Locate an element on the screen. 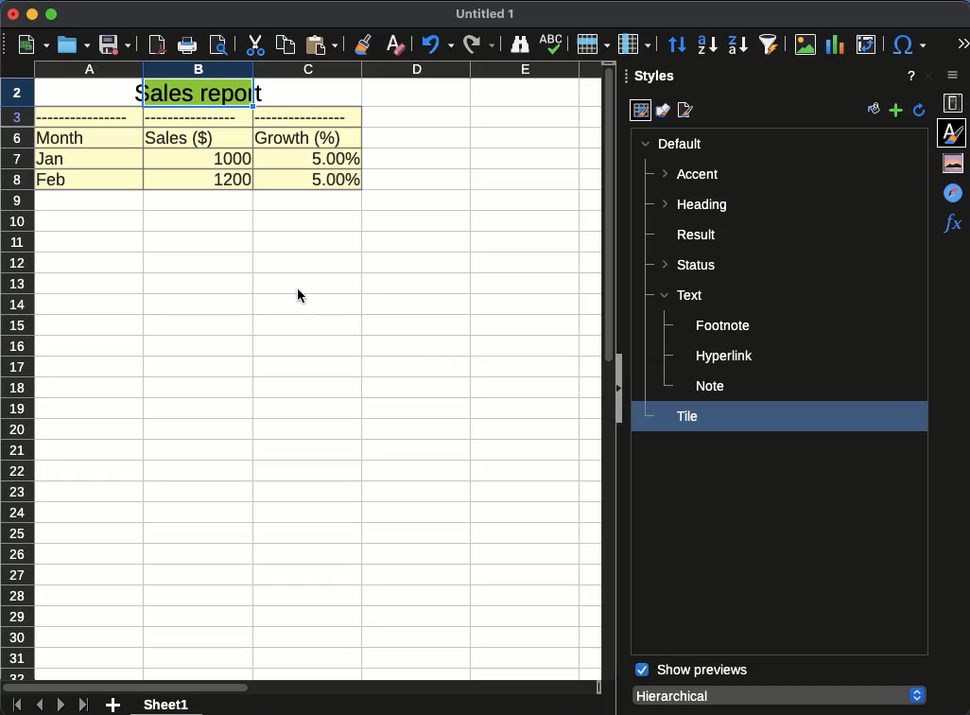  redo is located at coordinates (479, 45).